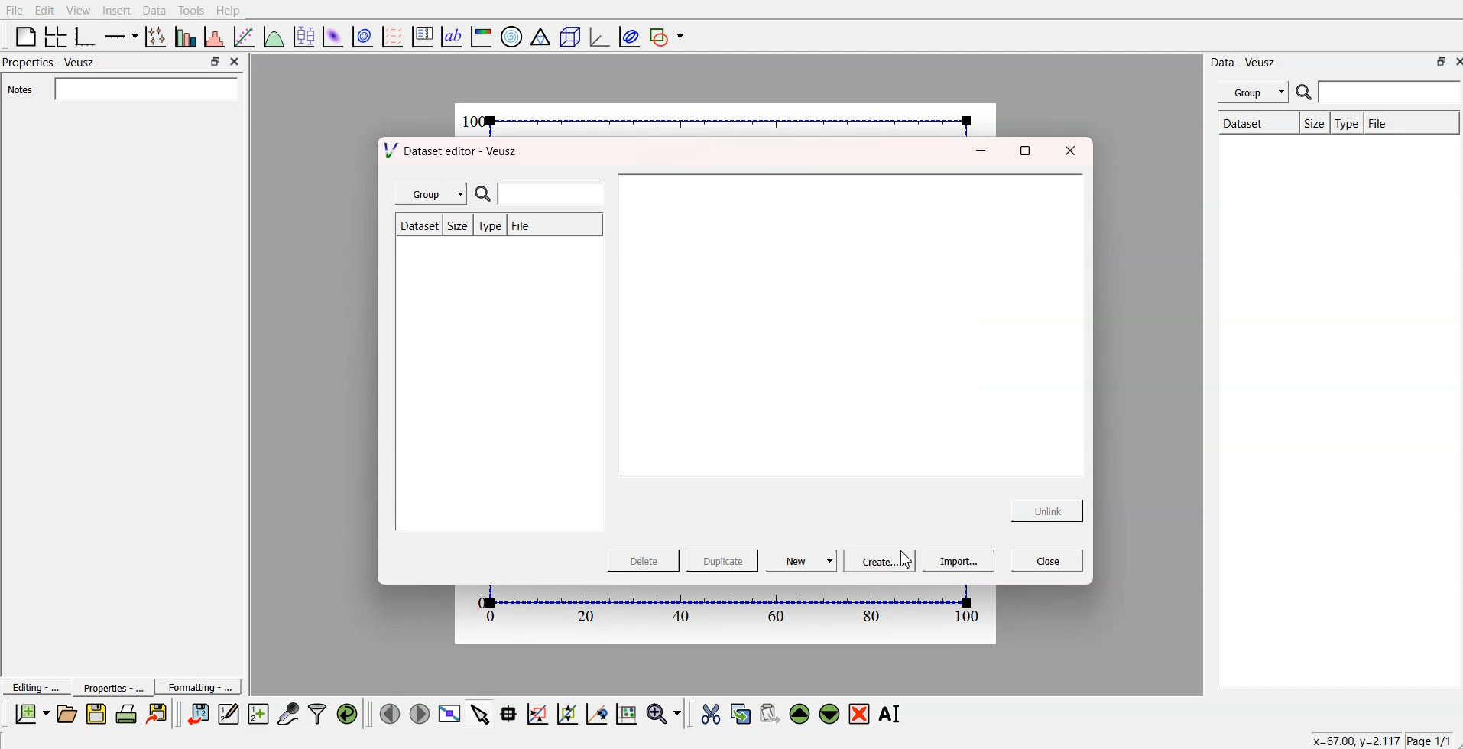  I want to click on copy, so click(742, 711).